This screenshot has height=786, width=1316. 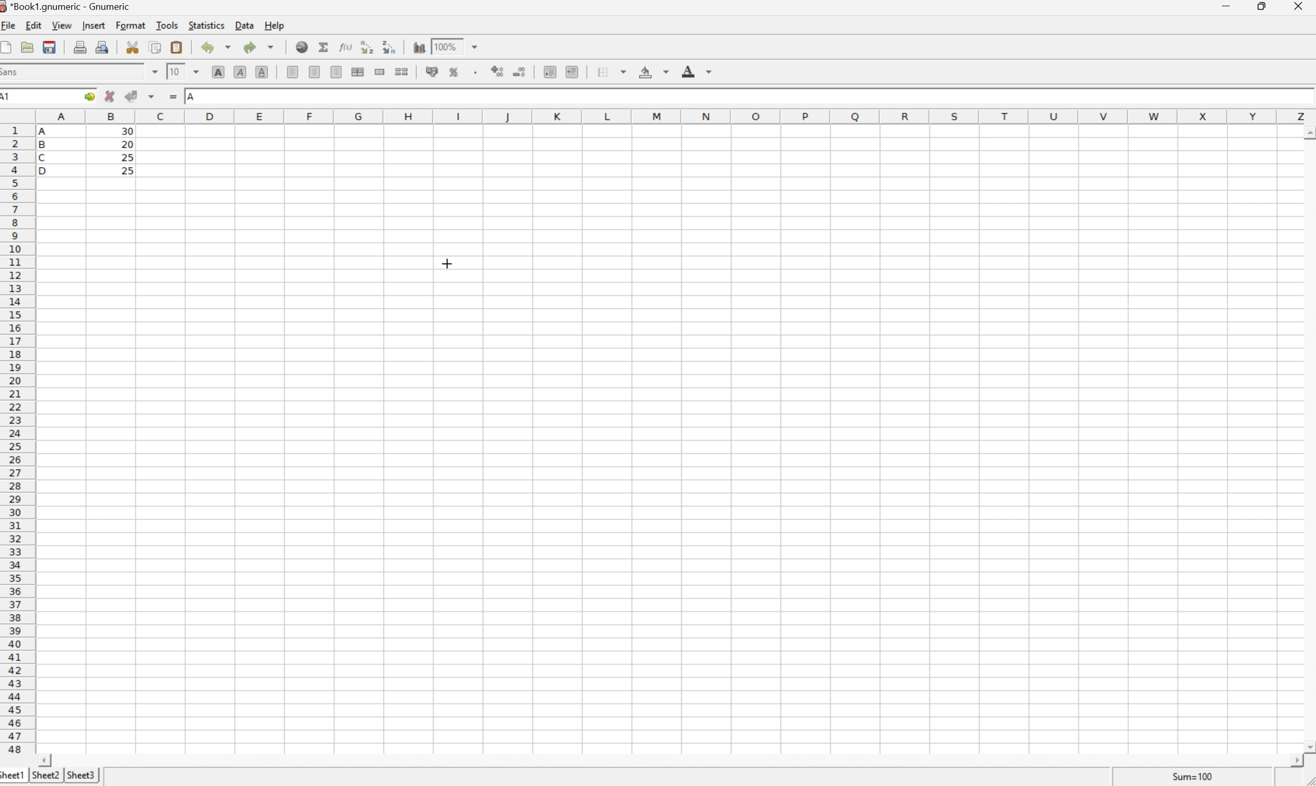 I want to click on Drop Down, so click(x=197, y=71).